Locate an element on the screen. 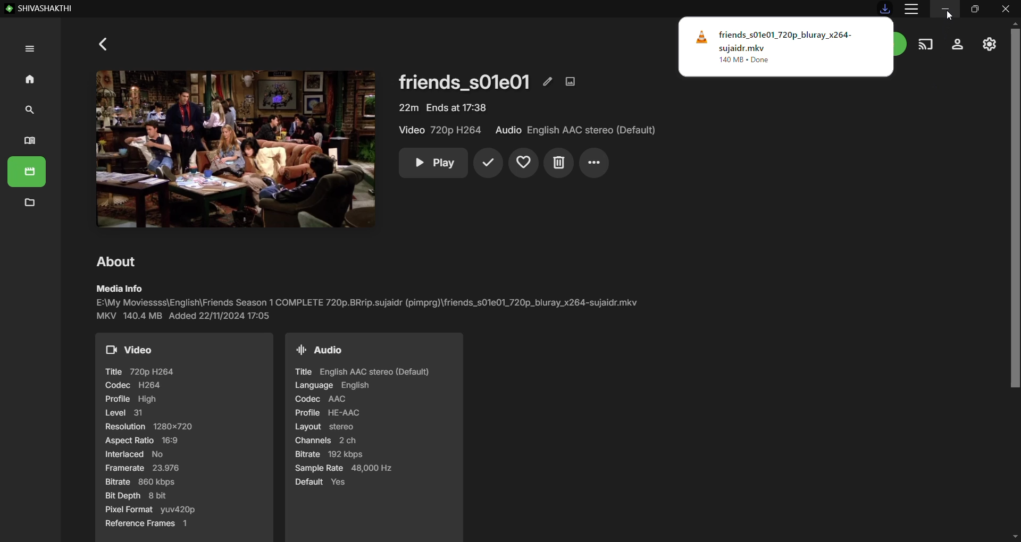 This screenshot has width=1021, height=542. Get Emby Premiere is located at coordinates (902, 44).